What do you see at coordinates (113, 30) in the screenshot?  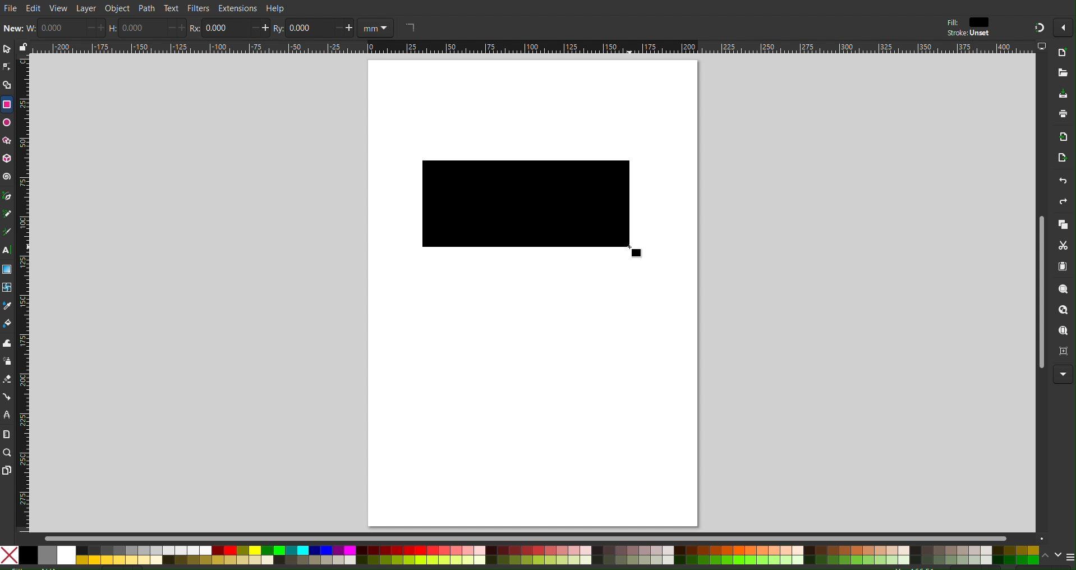 I see `H` at bounding box center [113, 30].